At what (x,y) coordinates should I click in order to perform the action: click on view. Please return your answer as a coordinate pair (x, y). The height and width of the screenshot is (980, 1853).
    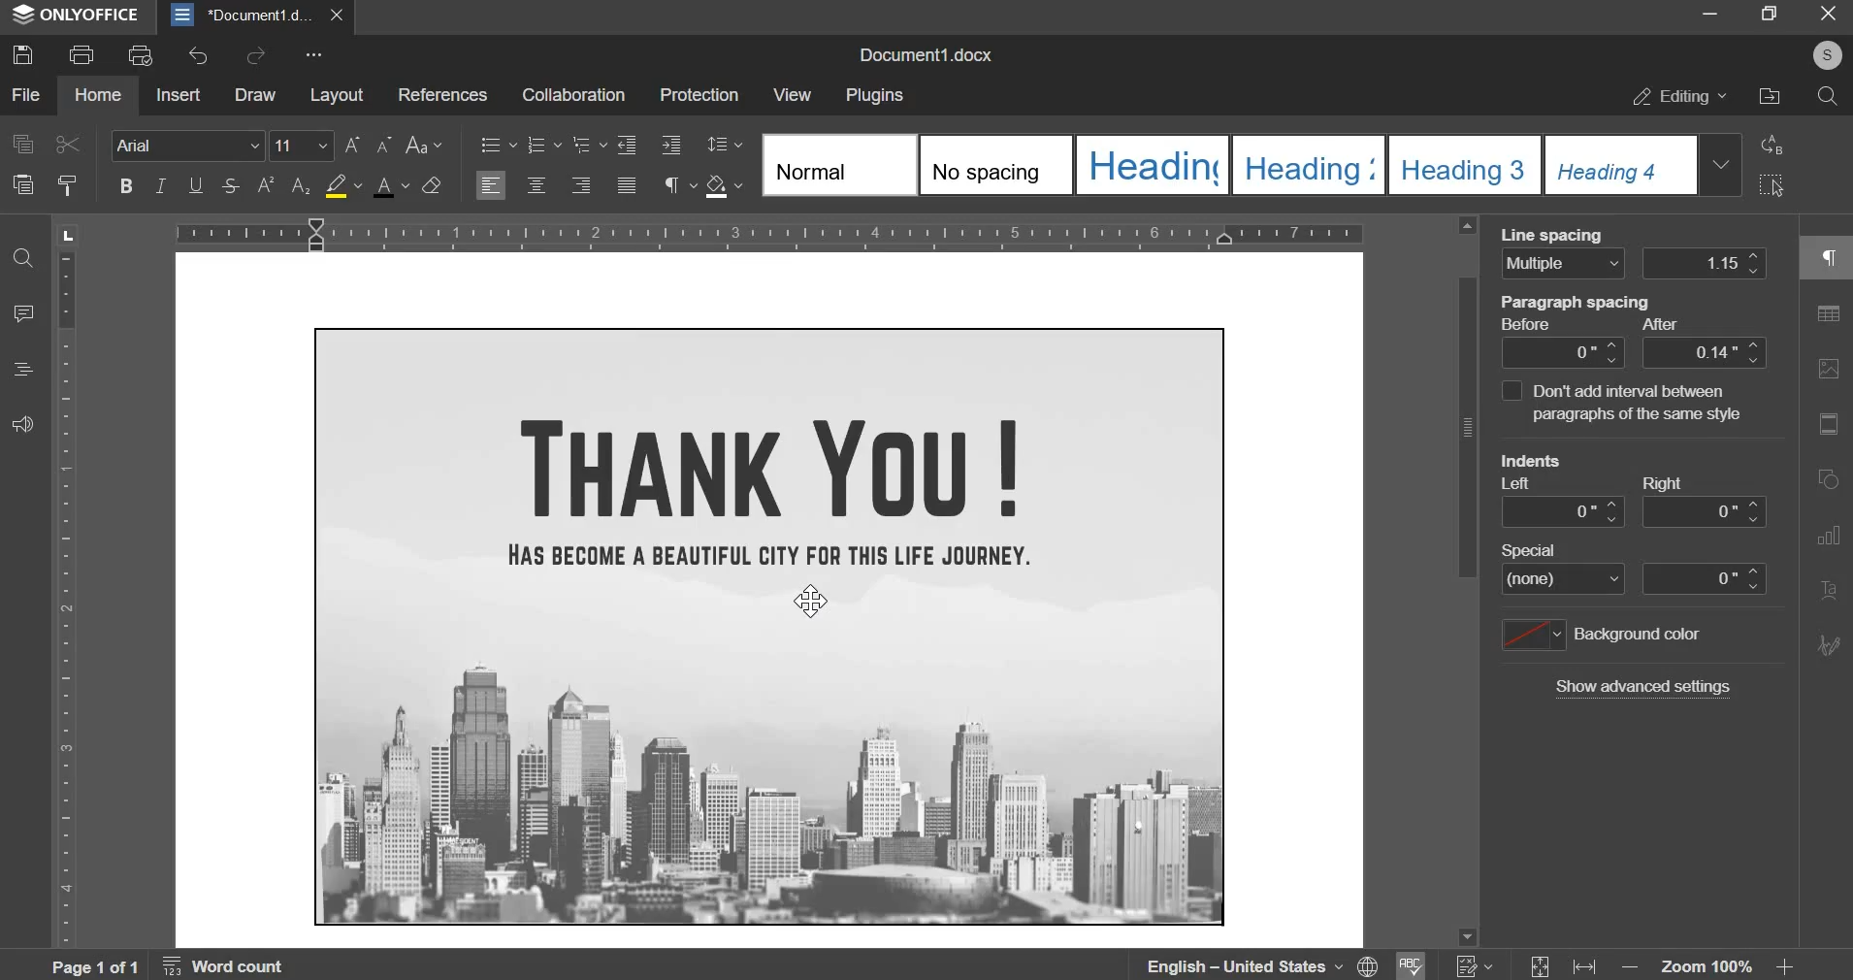
    Looking at the image, I should click on (793, 92).